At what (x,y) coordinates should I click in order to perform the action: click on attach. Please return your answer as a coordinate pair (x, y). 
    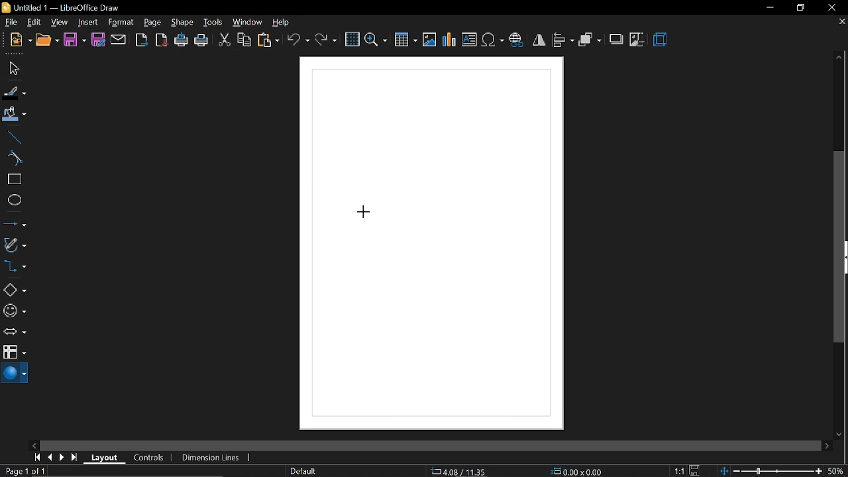
    Looking at the image, I should click on (119, 40).